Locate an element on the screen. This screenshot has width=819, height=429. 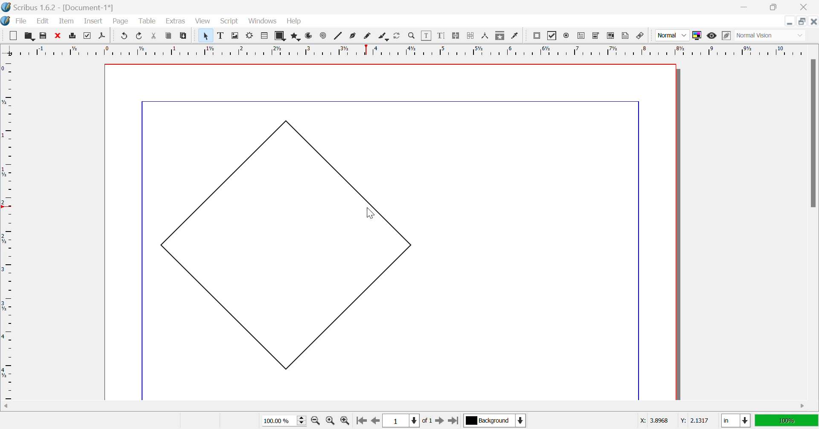
Y: 2.1317 is located at coordinates (693, 420).